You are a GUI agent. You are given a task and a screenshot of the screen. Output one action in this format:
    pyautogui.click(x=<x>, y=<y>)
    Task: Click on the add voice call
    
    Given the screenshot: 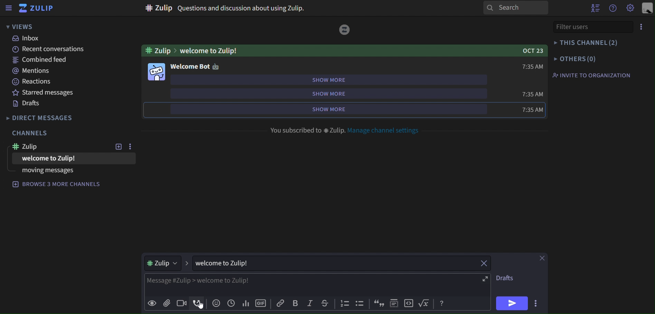 What is the action you would take?
    pyautogui.click(x=197, y=303)
    